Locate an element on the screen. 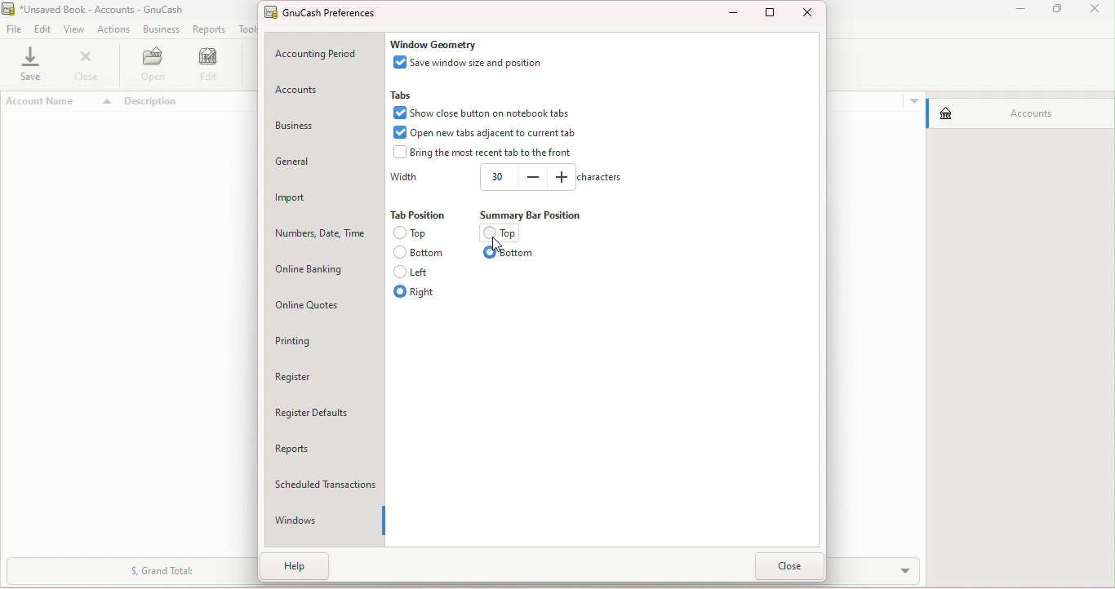  bring the most recent tab to the front is located at coordinates (482, 155).